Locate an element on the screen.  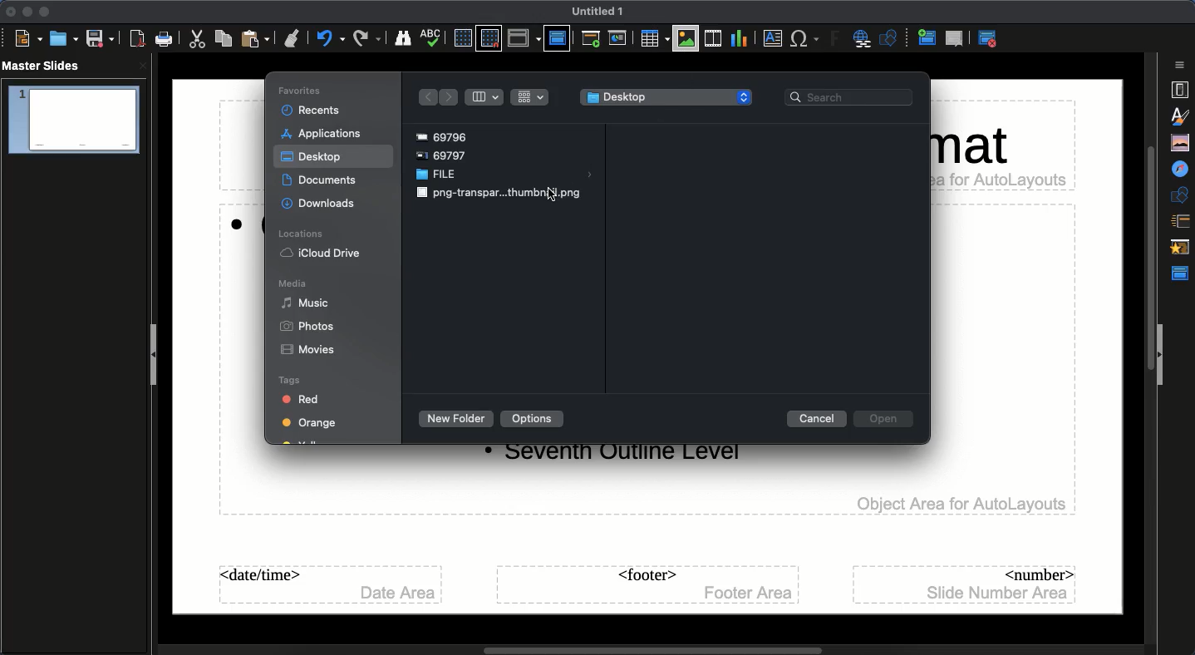
Delete master is located at coordinates (955, 38).